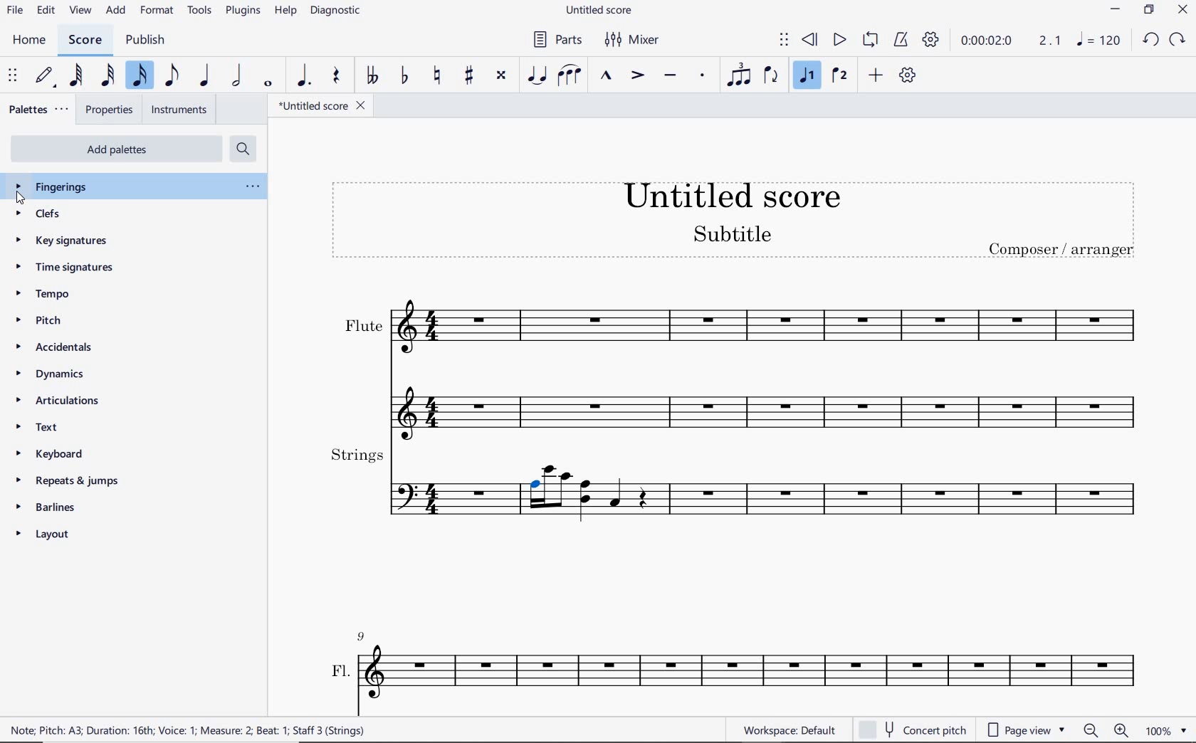 The width and height of the screenshot is (1196, 743). Describe the element at coordinates (12, 74) in the screenshot. I see `select to move` at that location.